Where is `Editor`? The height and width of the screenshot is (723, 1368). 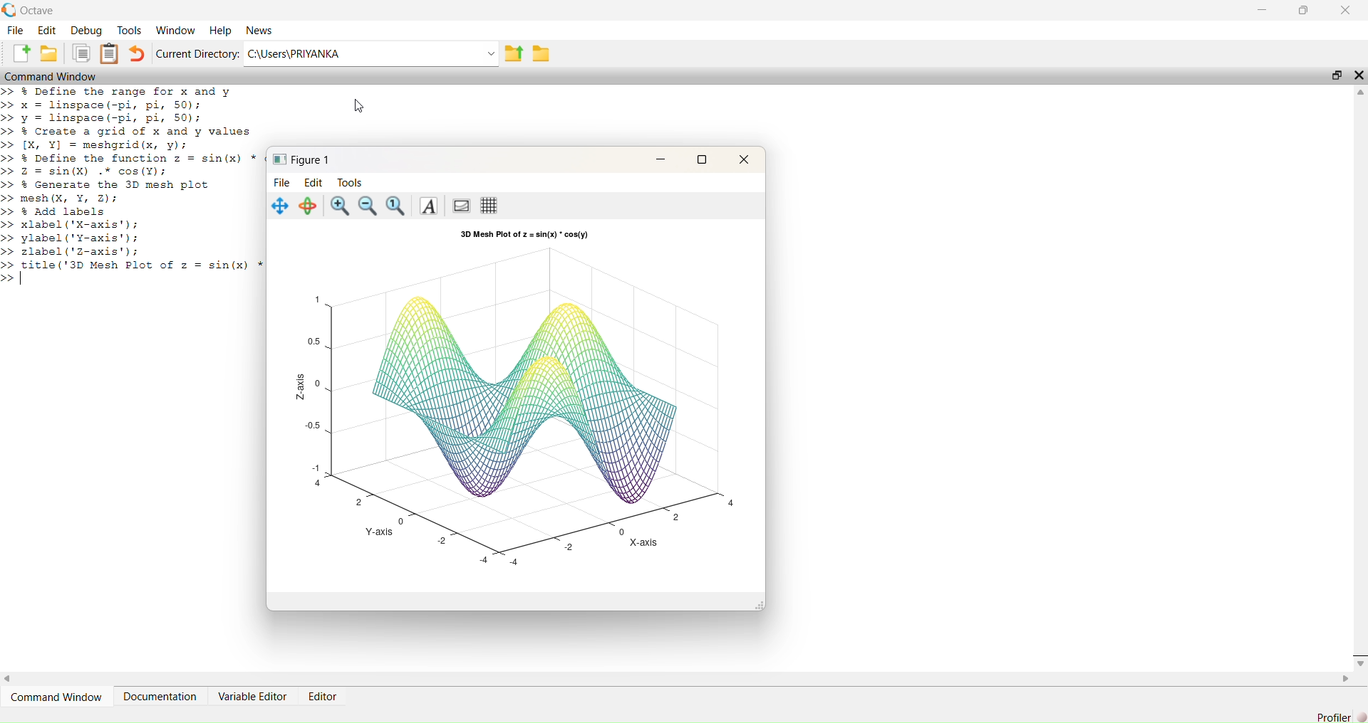 Editor is located at coordinates (326, 696).